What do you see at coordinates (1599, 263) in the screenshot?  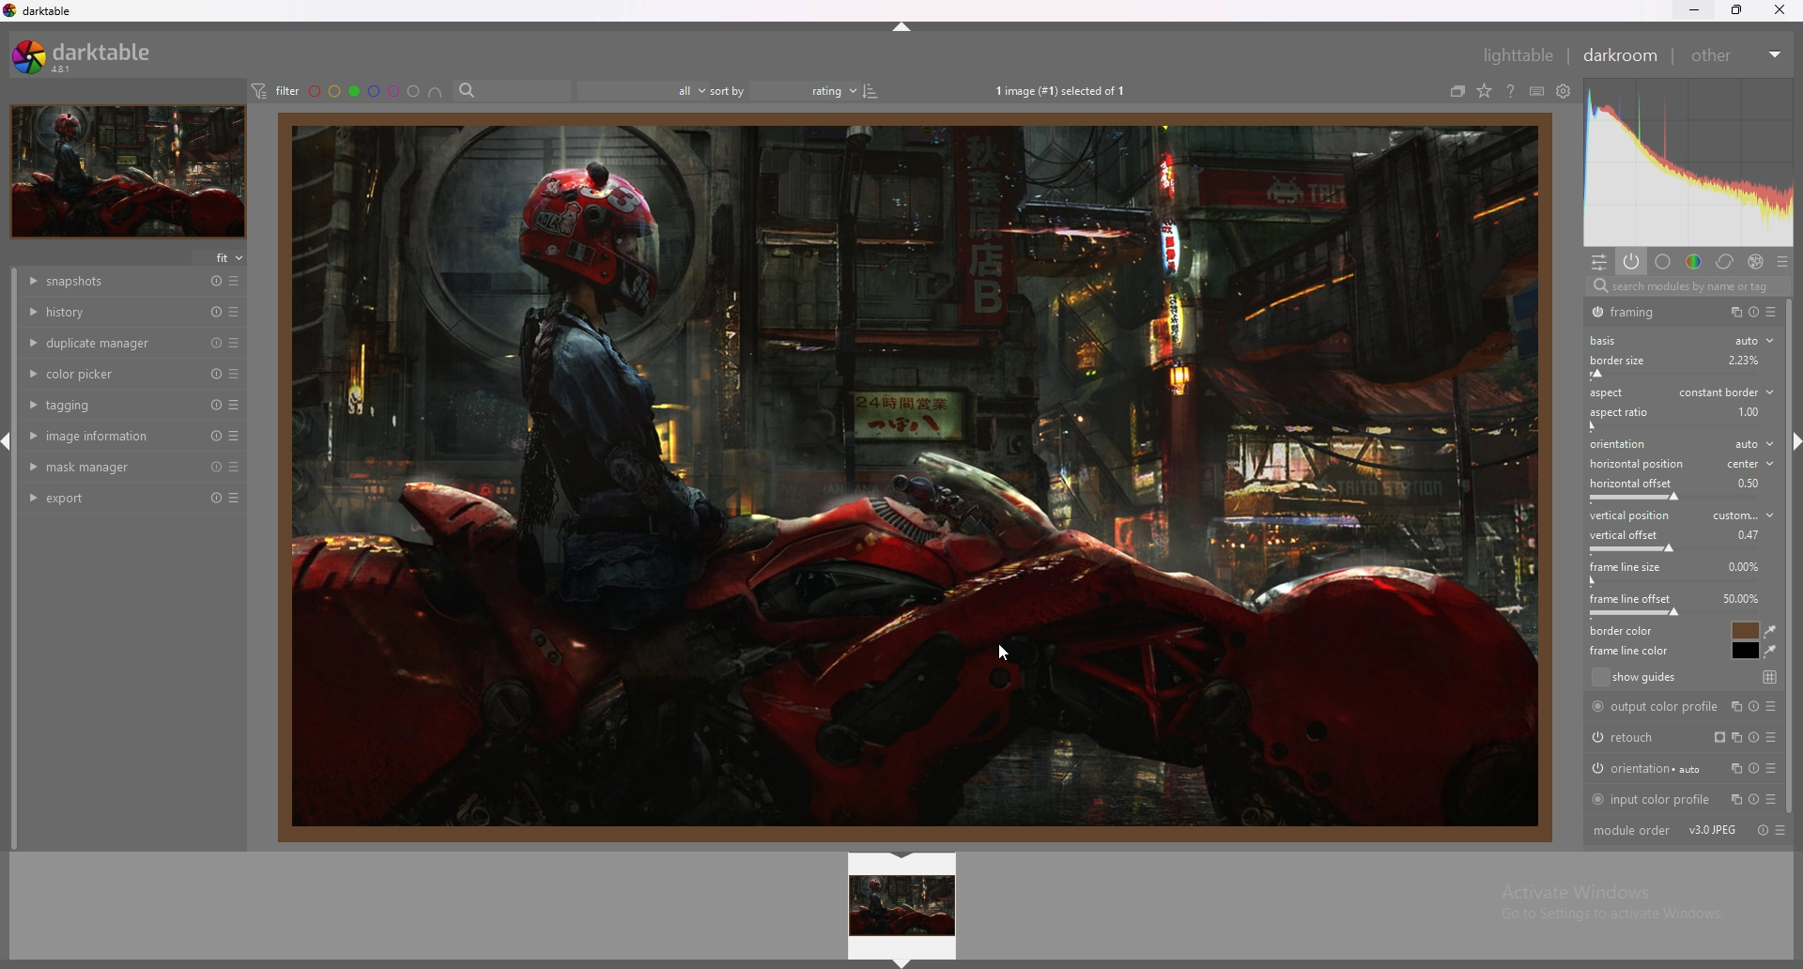 I see `quic access panel` at bounding box center [1599, 263].